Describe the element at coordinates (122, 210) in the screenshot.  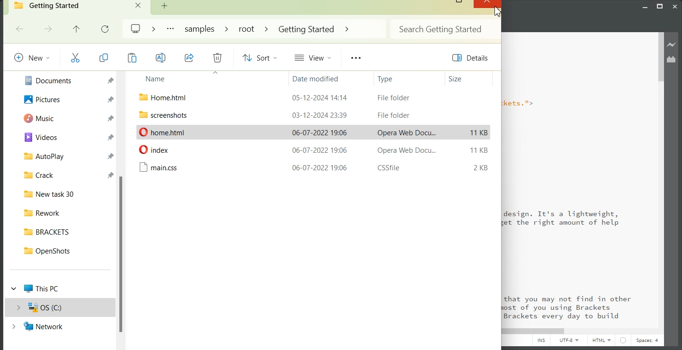
I see `Vertical scroll bar` at that location.